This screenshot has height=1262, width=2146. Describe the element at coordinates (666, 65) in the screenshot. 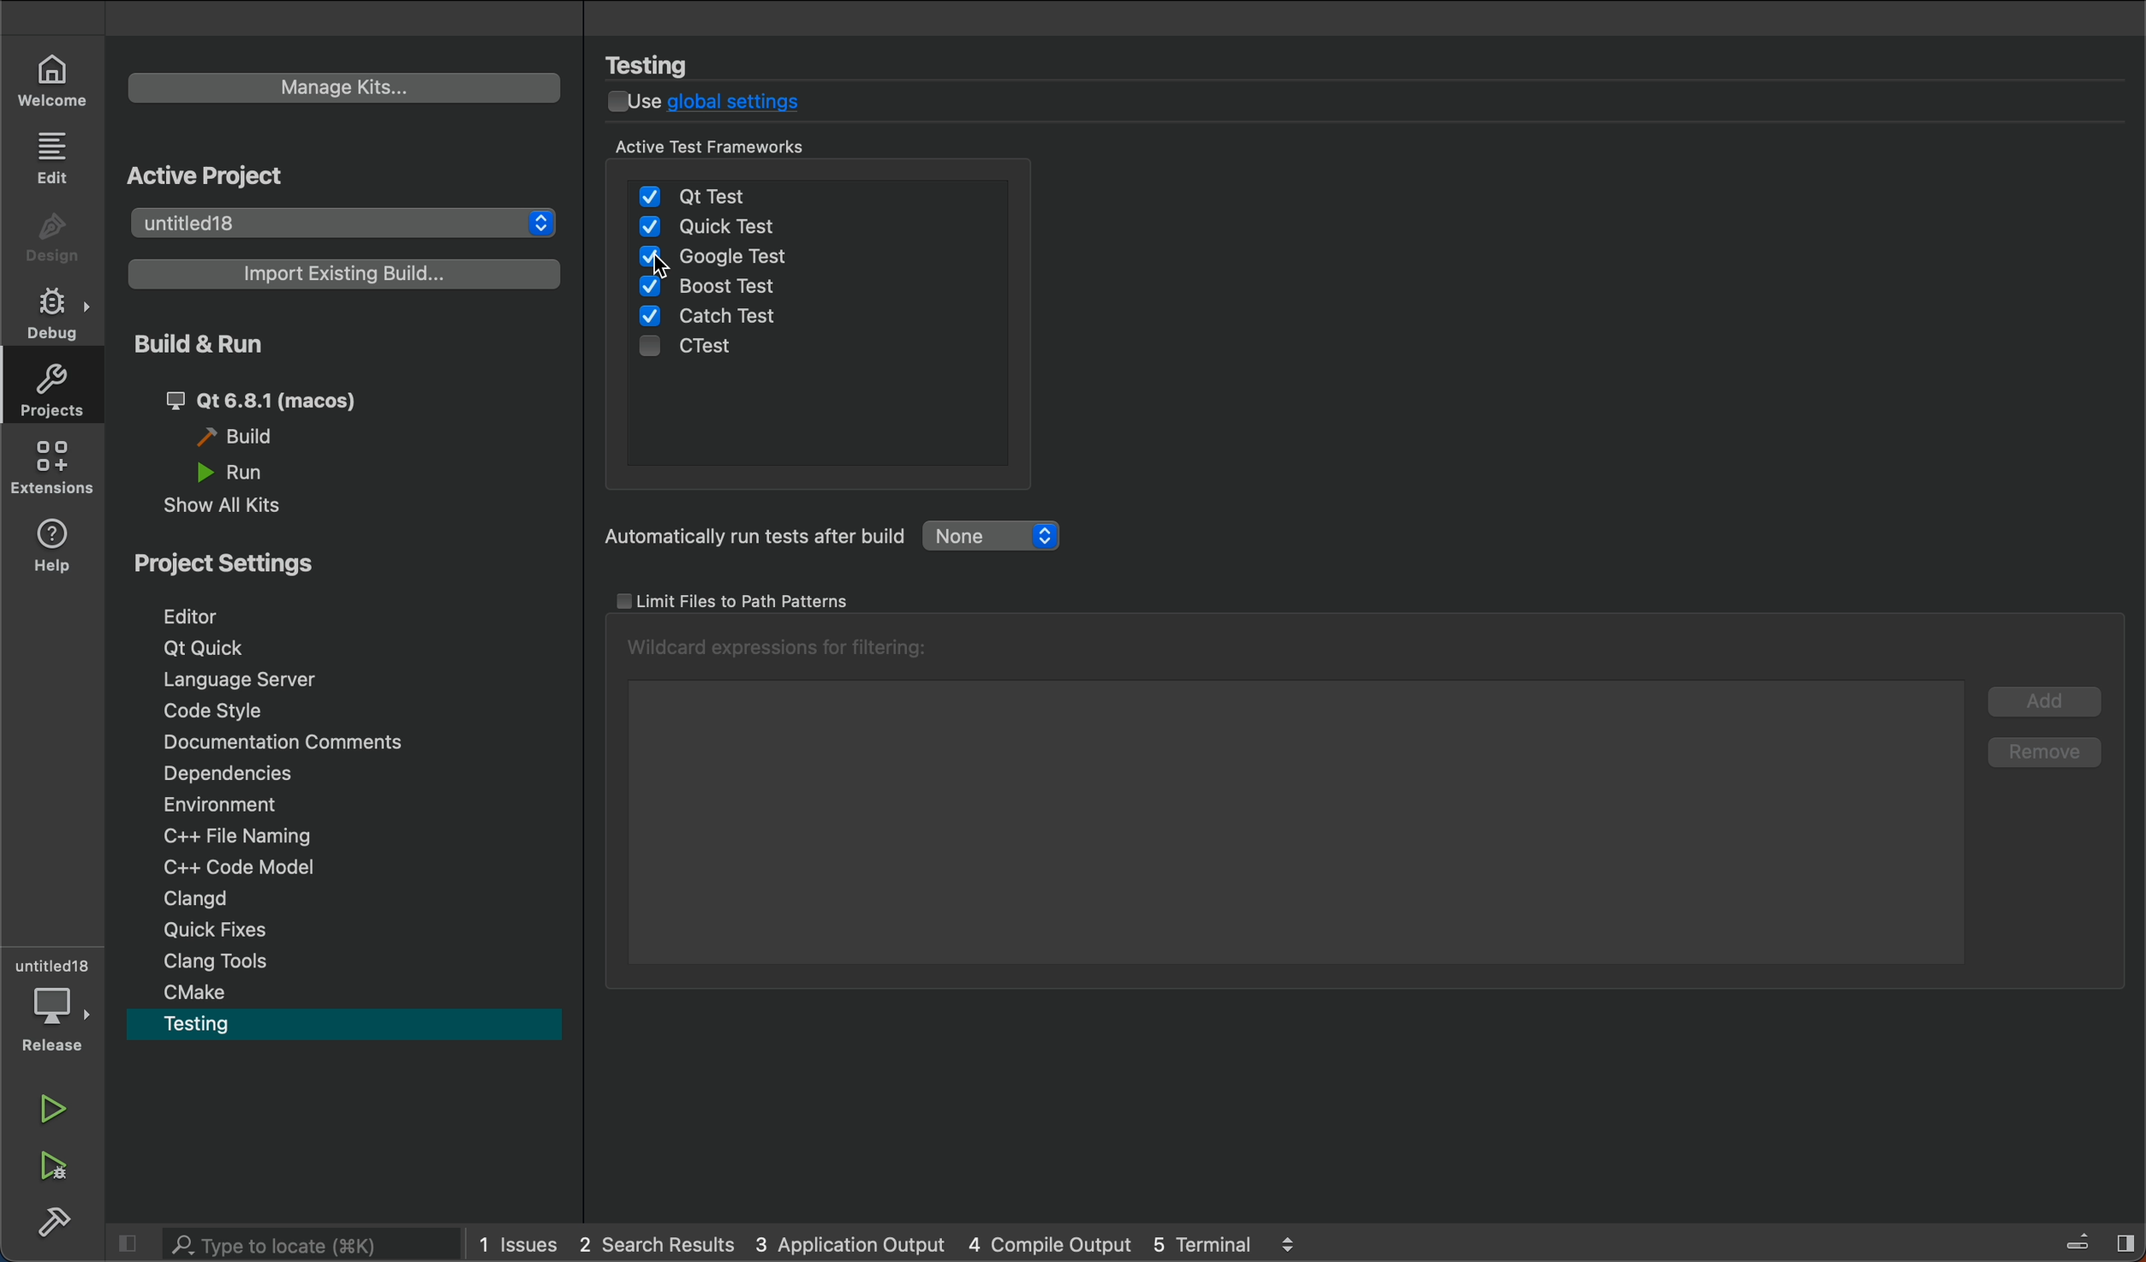

I see `testing` at that location.